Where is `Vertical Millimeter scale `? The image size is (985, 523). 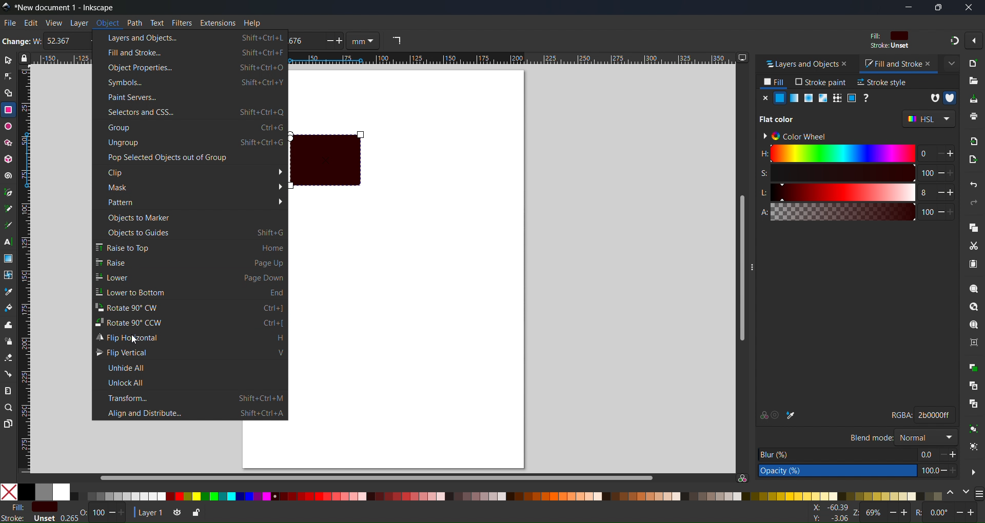 Vertical Millimeter scale  is located at coordinates (27, 271).